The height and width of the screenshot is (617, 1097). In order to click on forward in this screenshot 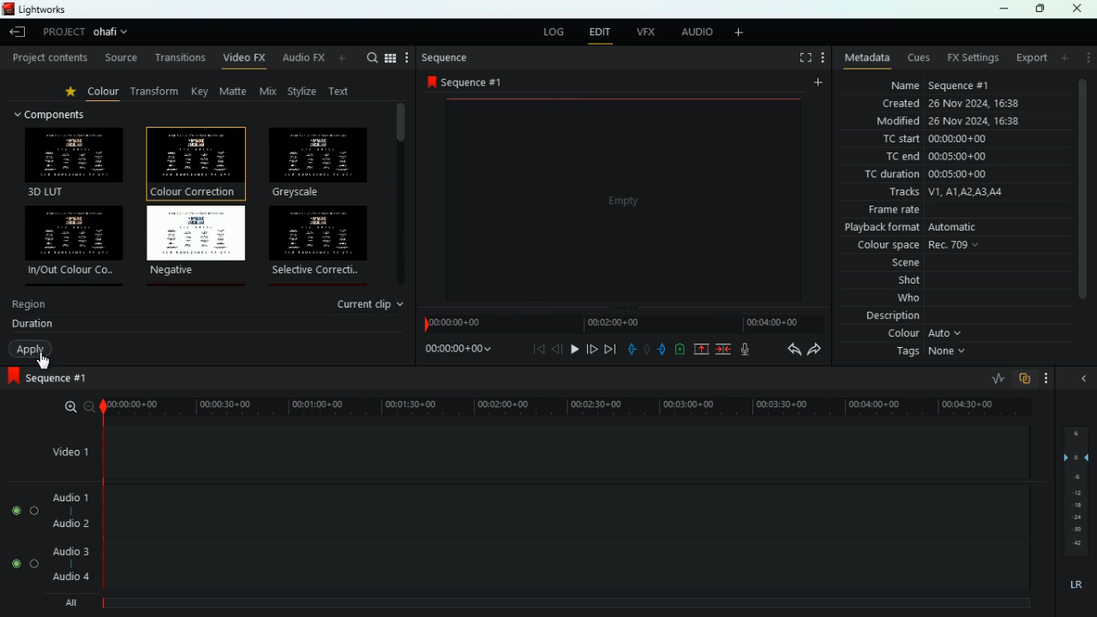, I will do `click(814, 350)`.